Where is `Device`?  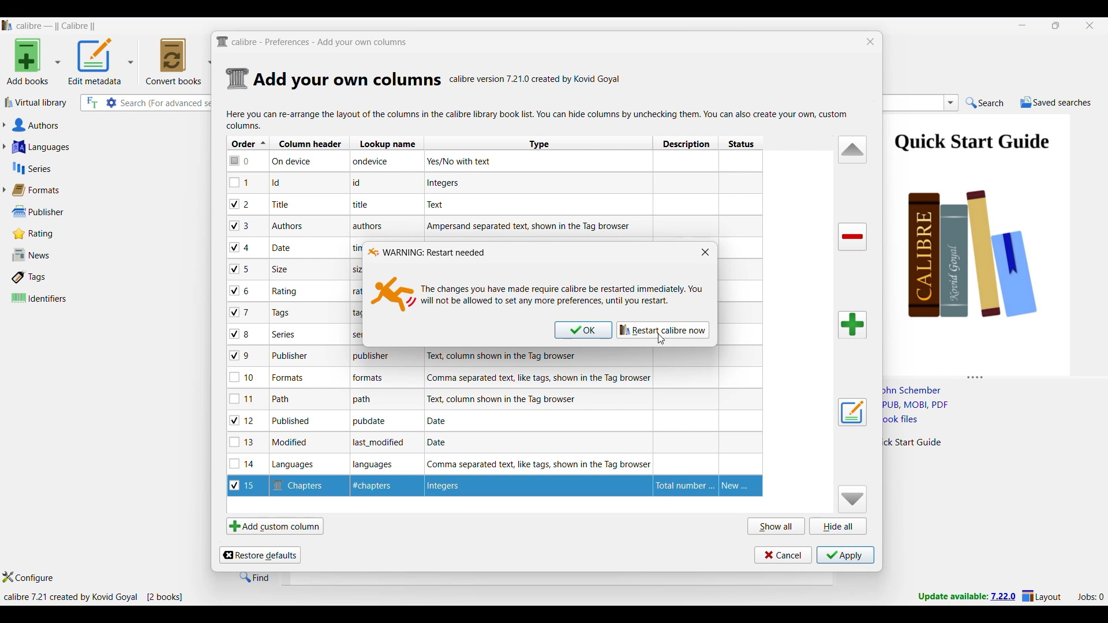
Device is located at coordinates (301, 162).